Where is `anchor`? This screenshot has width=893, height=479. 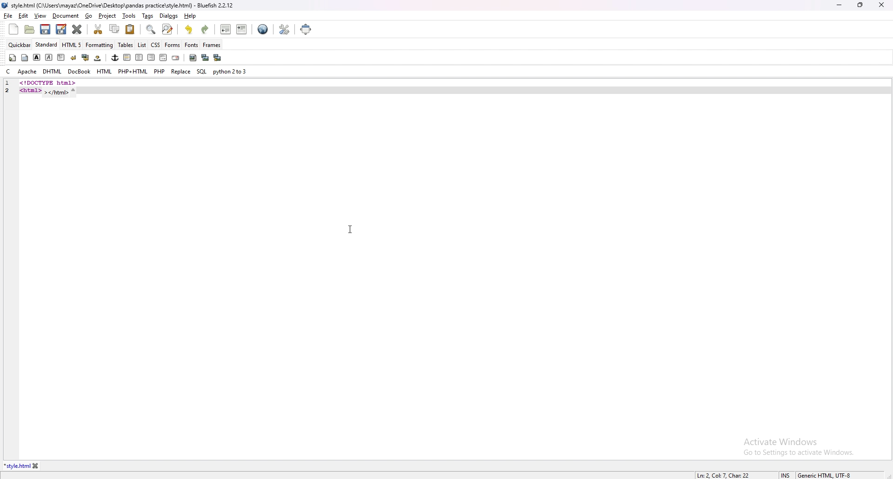
anchor is located at coordinates (115, 58).